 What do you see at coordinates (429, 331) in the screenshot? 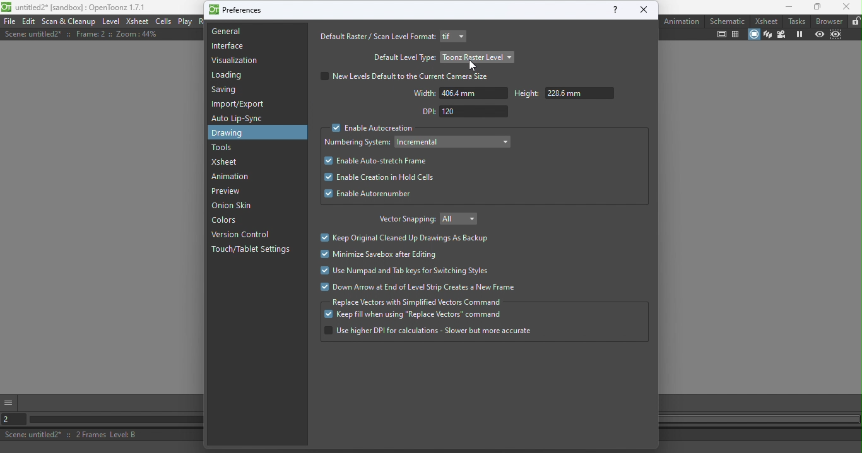
I see `Use higher DPI for calculation - slower but more accurate` at bounding box center [429, 331].